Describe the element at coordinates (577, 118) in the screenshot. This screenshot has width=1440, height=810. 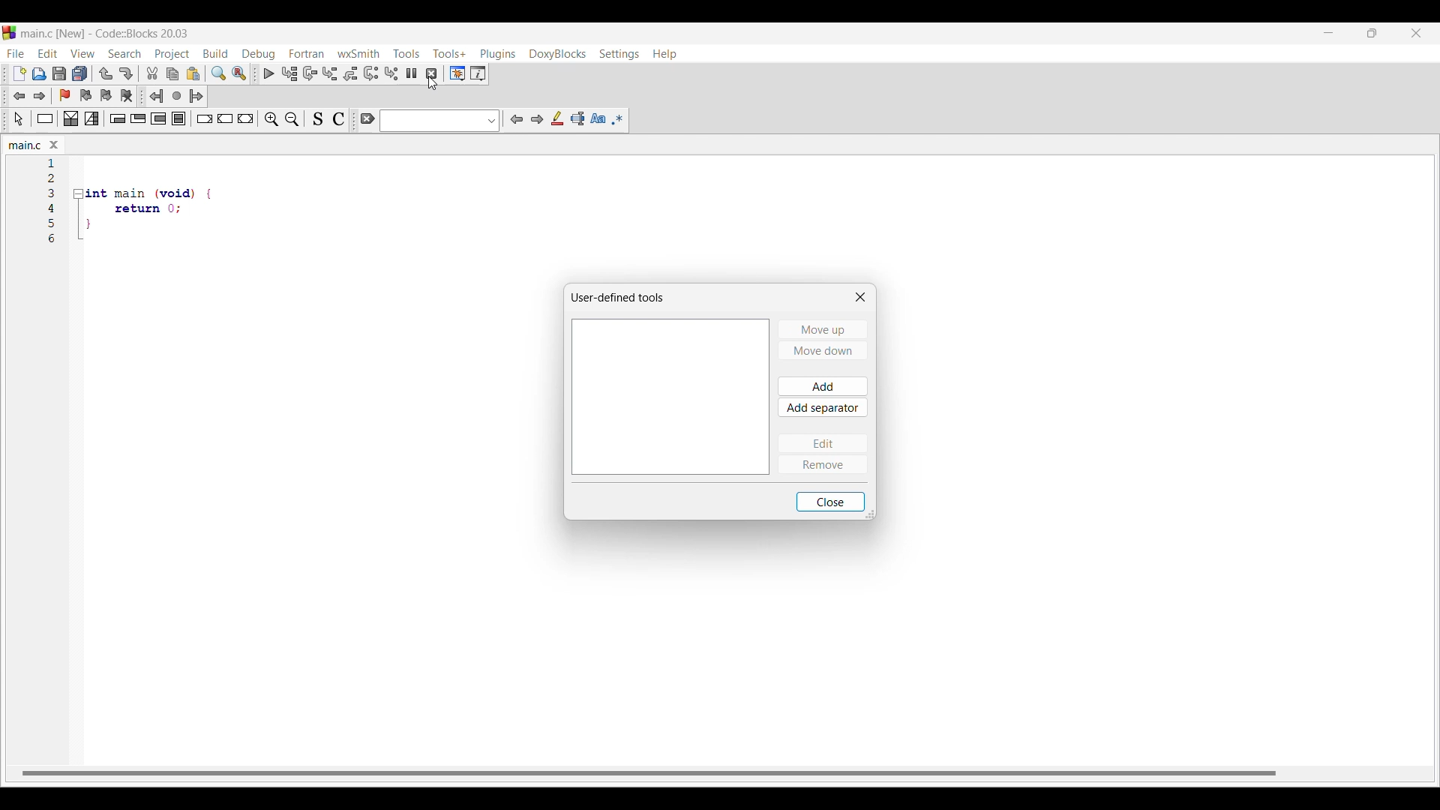
I see `Select text` at that location.